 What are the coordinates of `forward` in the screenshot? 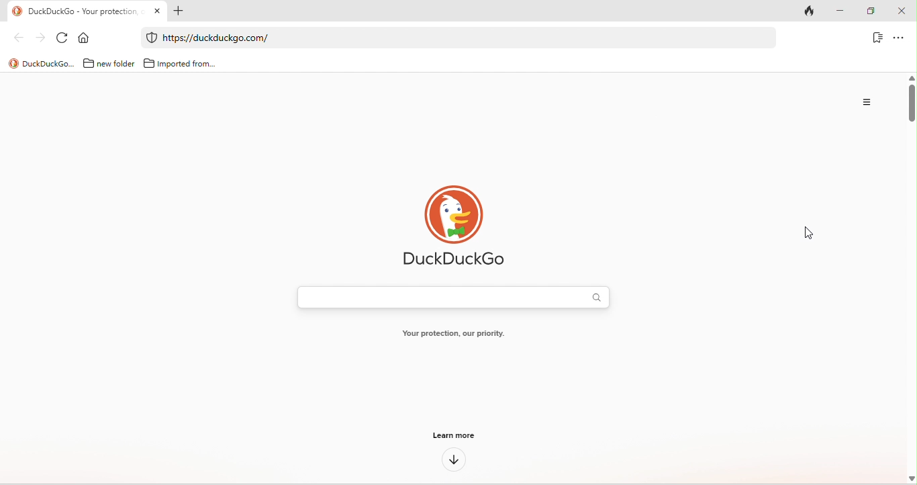 It's located at (38, 37).